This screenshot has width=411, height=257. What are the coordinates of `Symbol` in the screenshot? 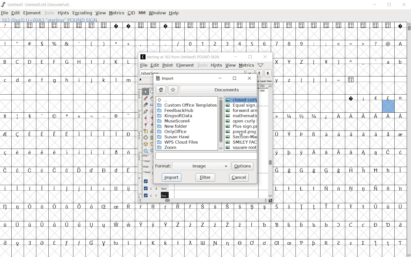 It's located at (103, 115).